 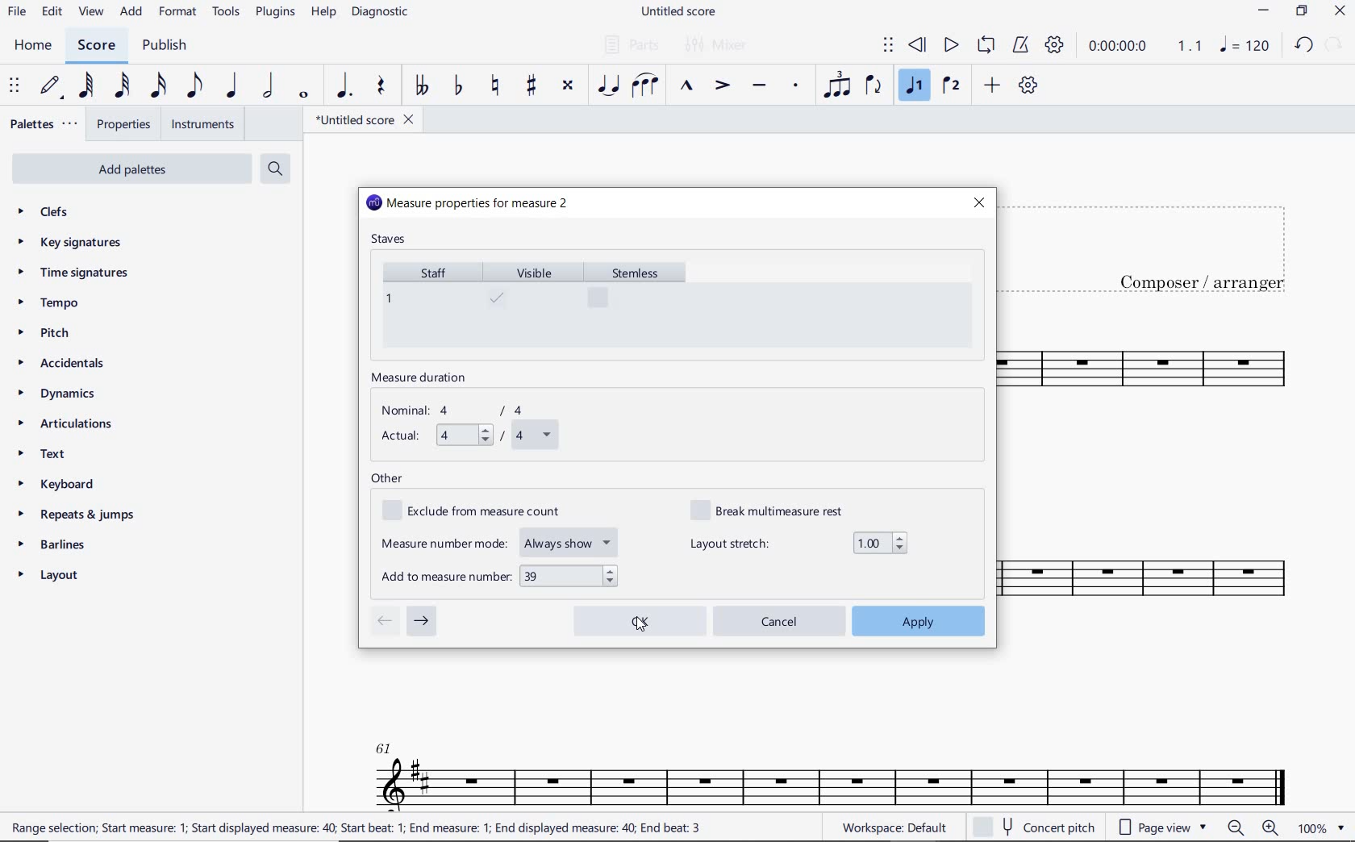 What do you see at coordinates (918, 46) in the screenshot?
I see `REWIND` at bounding box center [918, 46].